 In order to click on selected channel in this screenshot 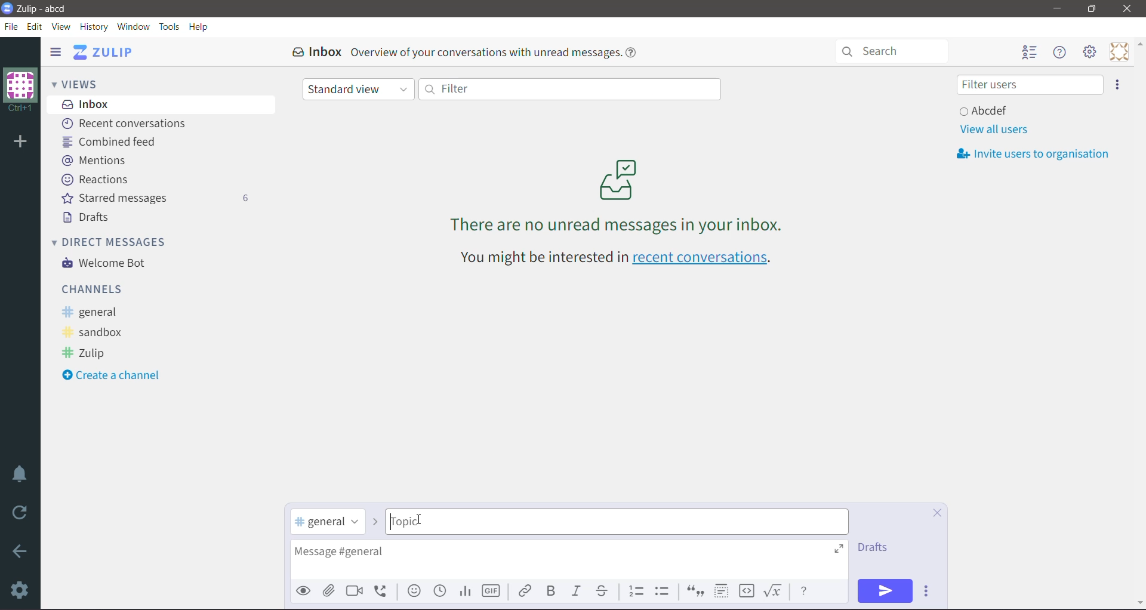, I will do `click(328, 522)`.